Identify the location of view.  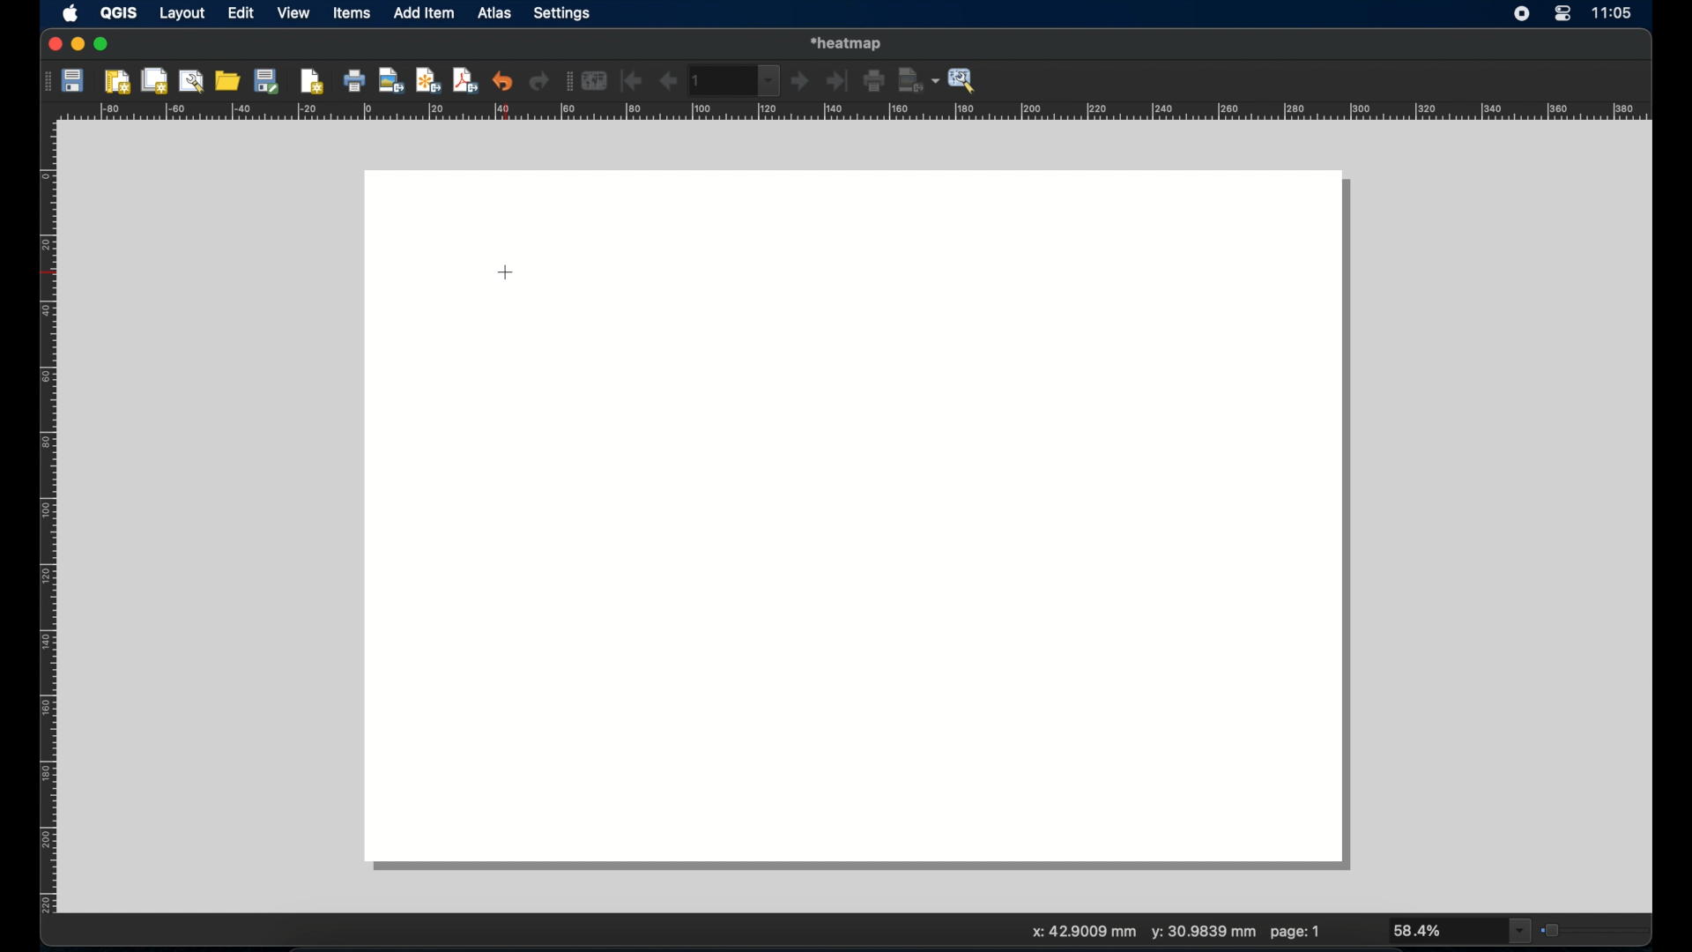
(293, 14).